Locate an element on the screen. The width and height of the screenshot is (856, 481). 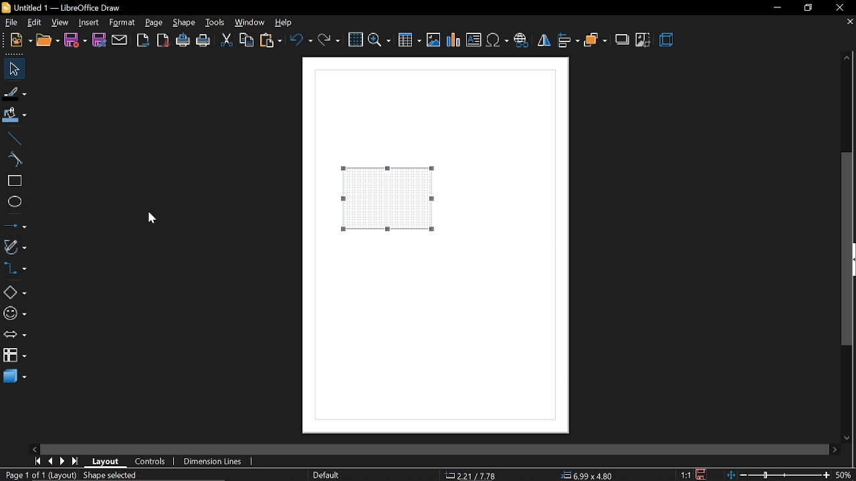
go first page is located at coordinates (36, 461).